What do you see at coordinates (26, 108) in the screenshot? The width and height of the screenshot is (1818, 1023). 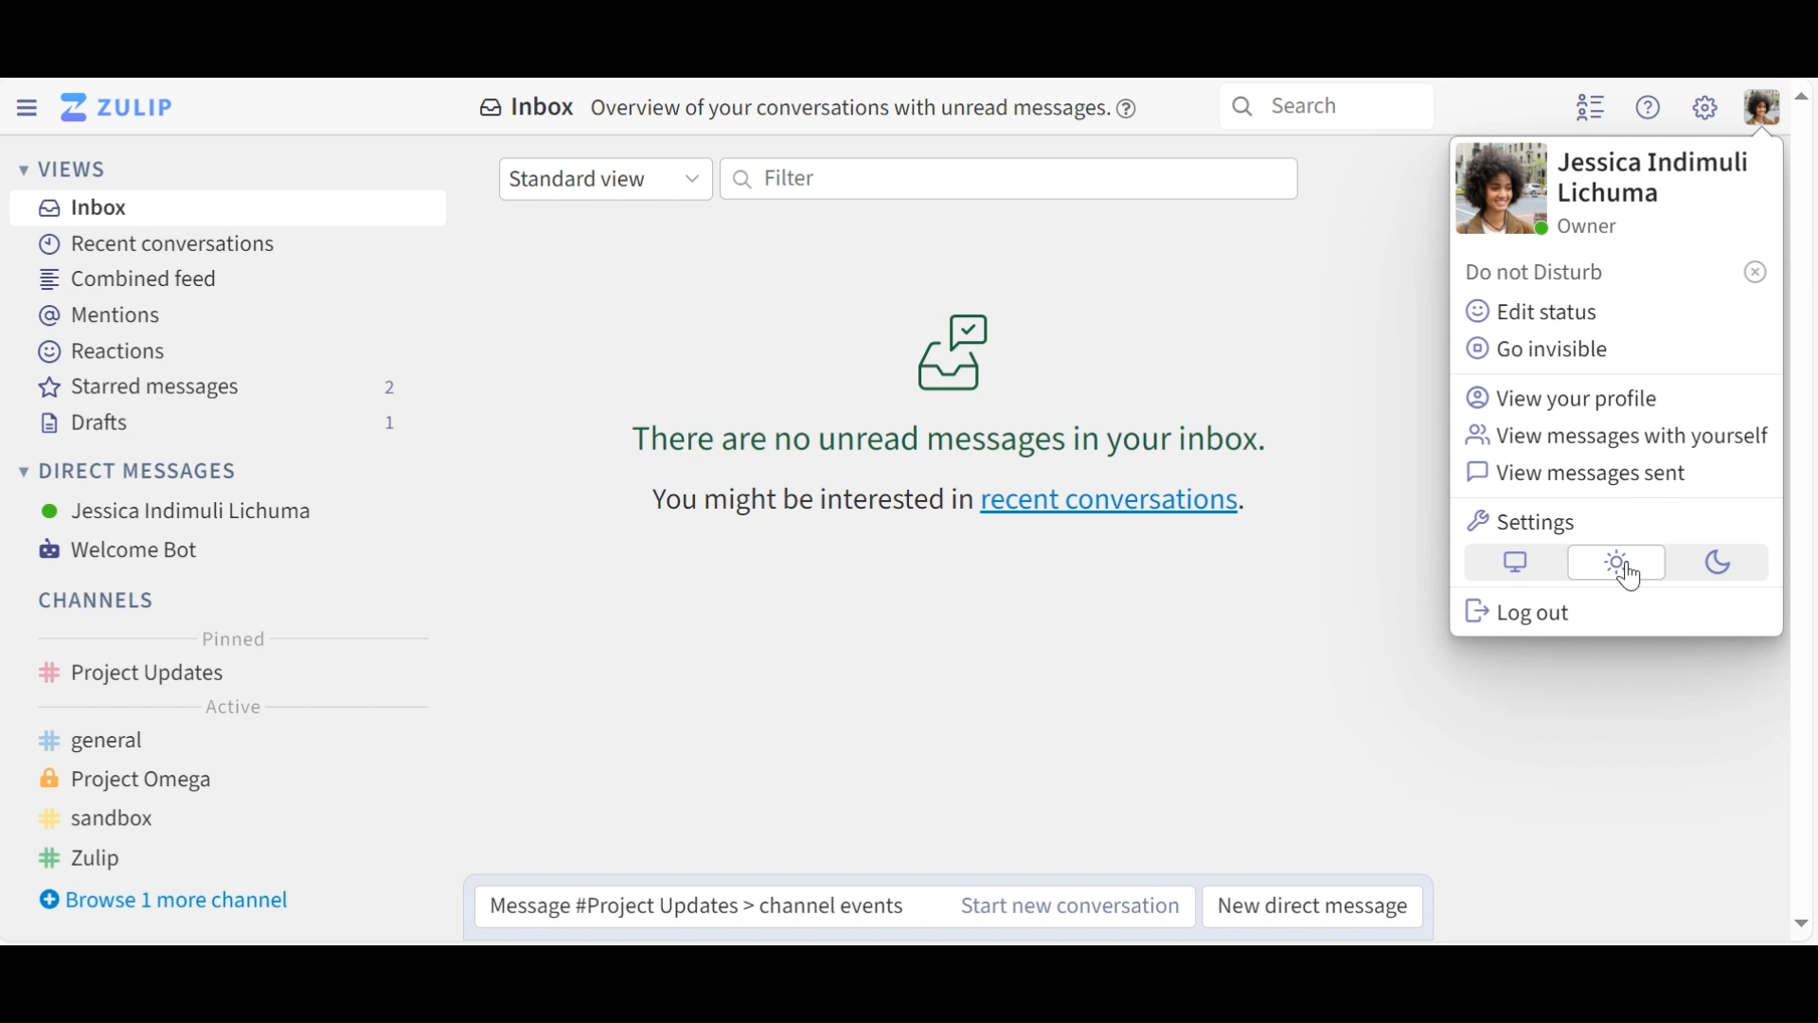 I see `Hamburger menu` at bounding box center [26, 108].